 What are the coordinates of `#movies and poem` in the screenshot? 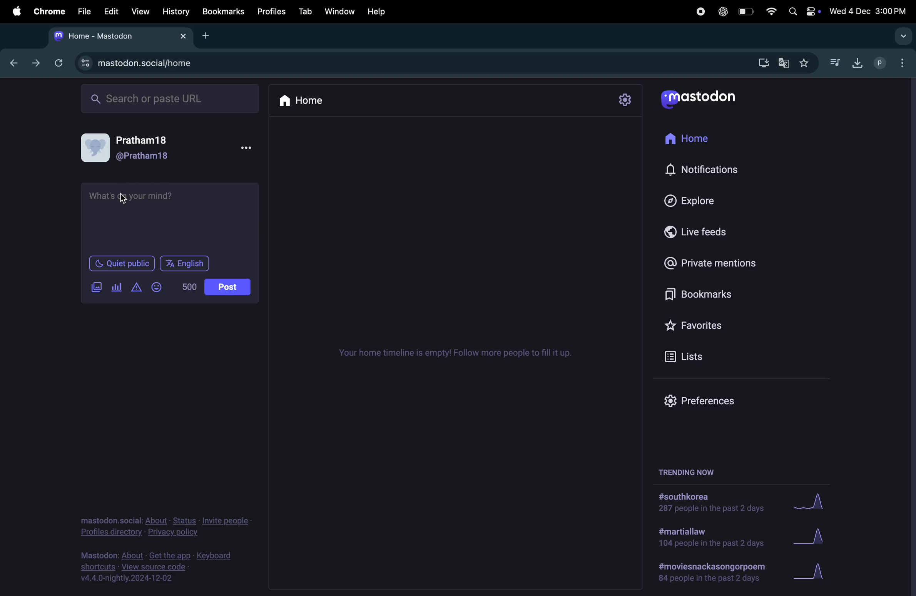 It's located at (710, 574).